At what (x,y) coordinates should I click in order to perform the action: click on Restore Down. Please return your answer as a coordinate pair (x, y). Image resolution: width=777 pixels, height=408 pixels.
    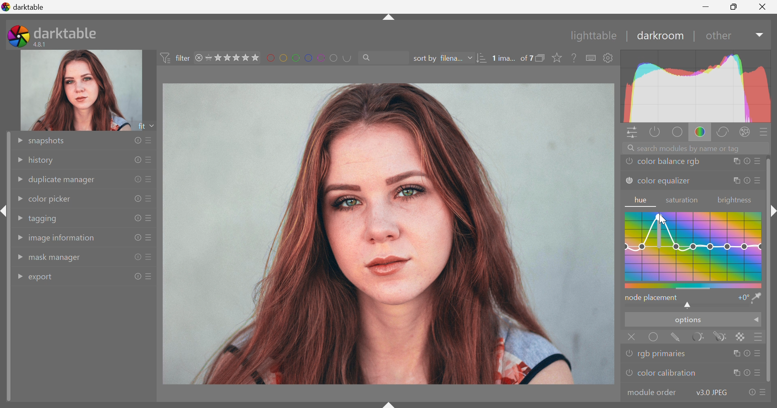
    Looking at the image, I should click on (735, 8).